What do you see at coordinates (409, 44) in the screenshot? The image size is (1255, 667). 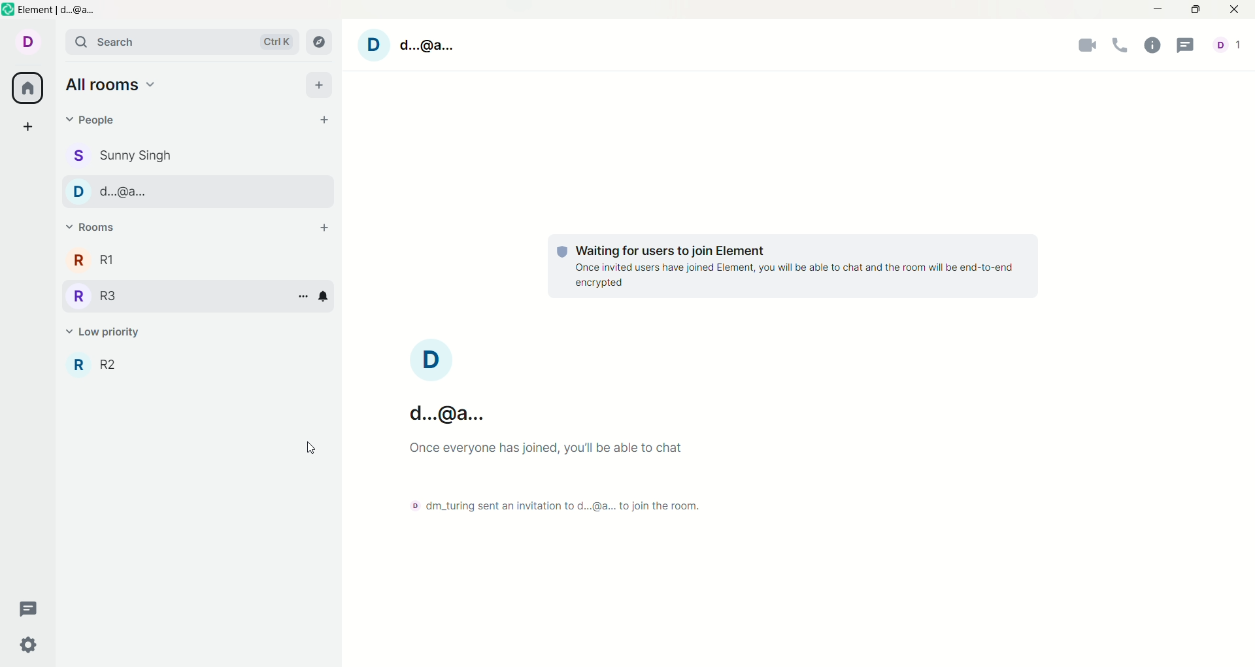 I see `account` at bounding box center [409, 44].